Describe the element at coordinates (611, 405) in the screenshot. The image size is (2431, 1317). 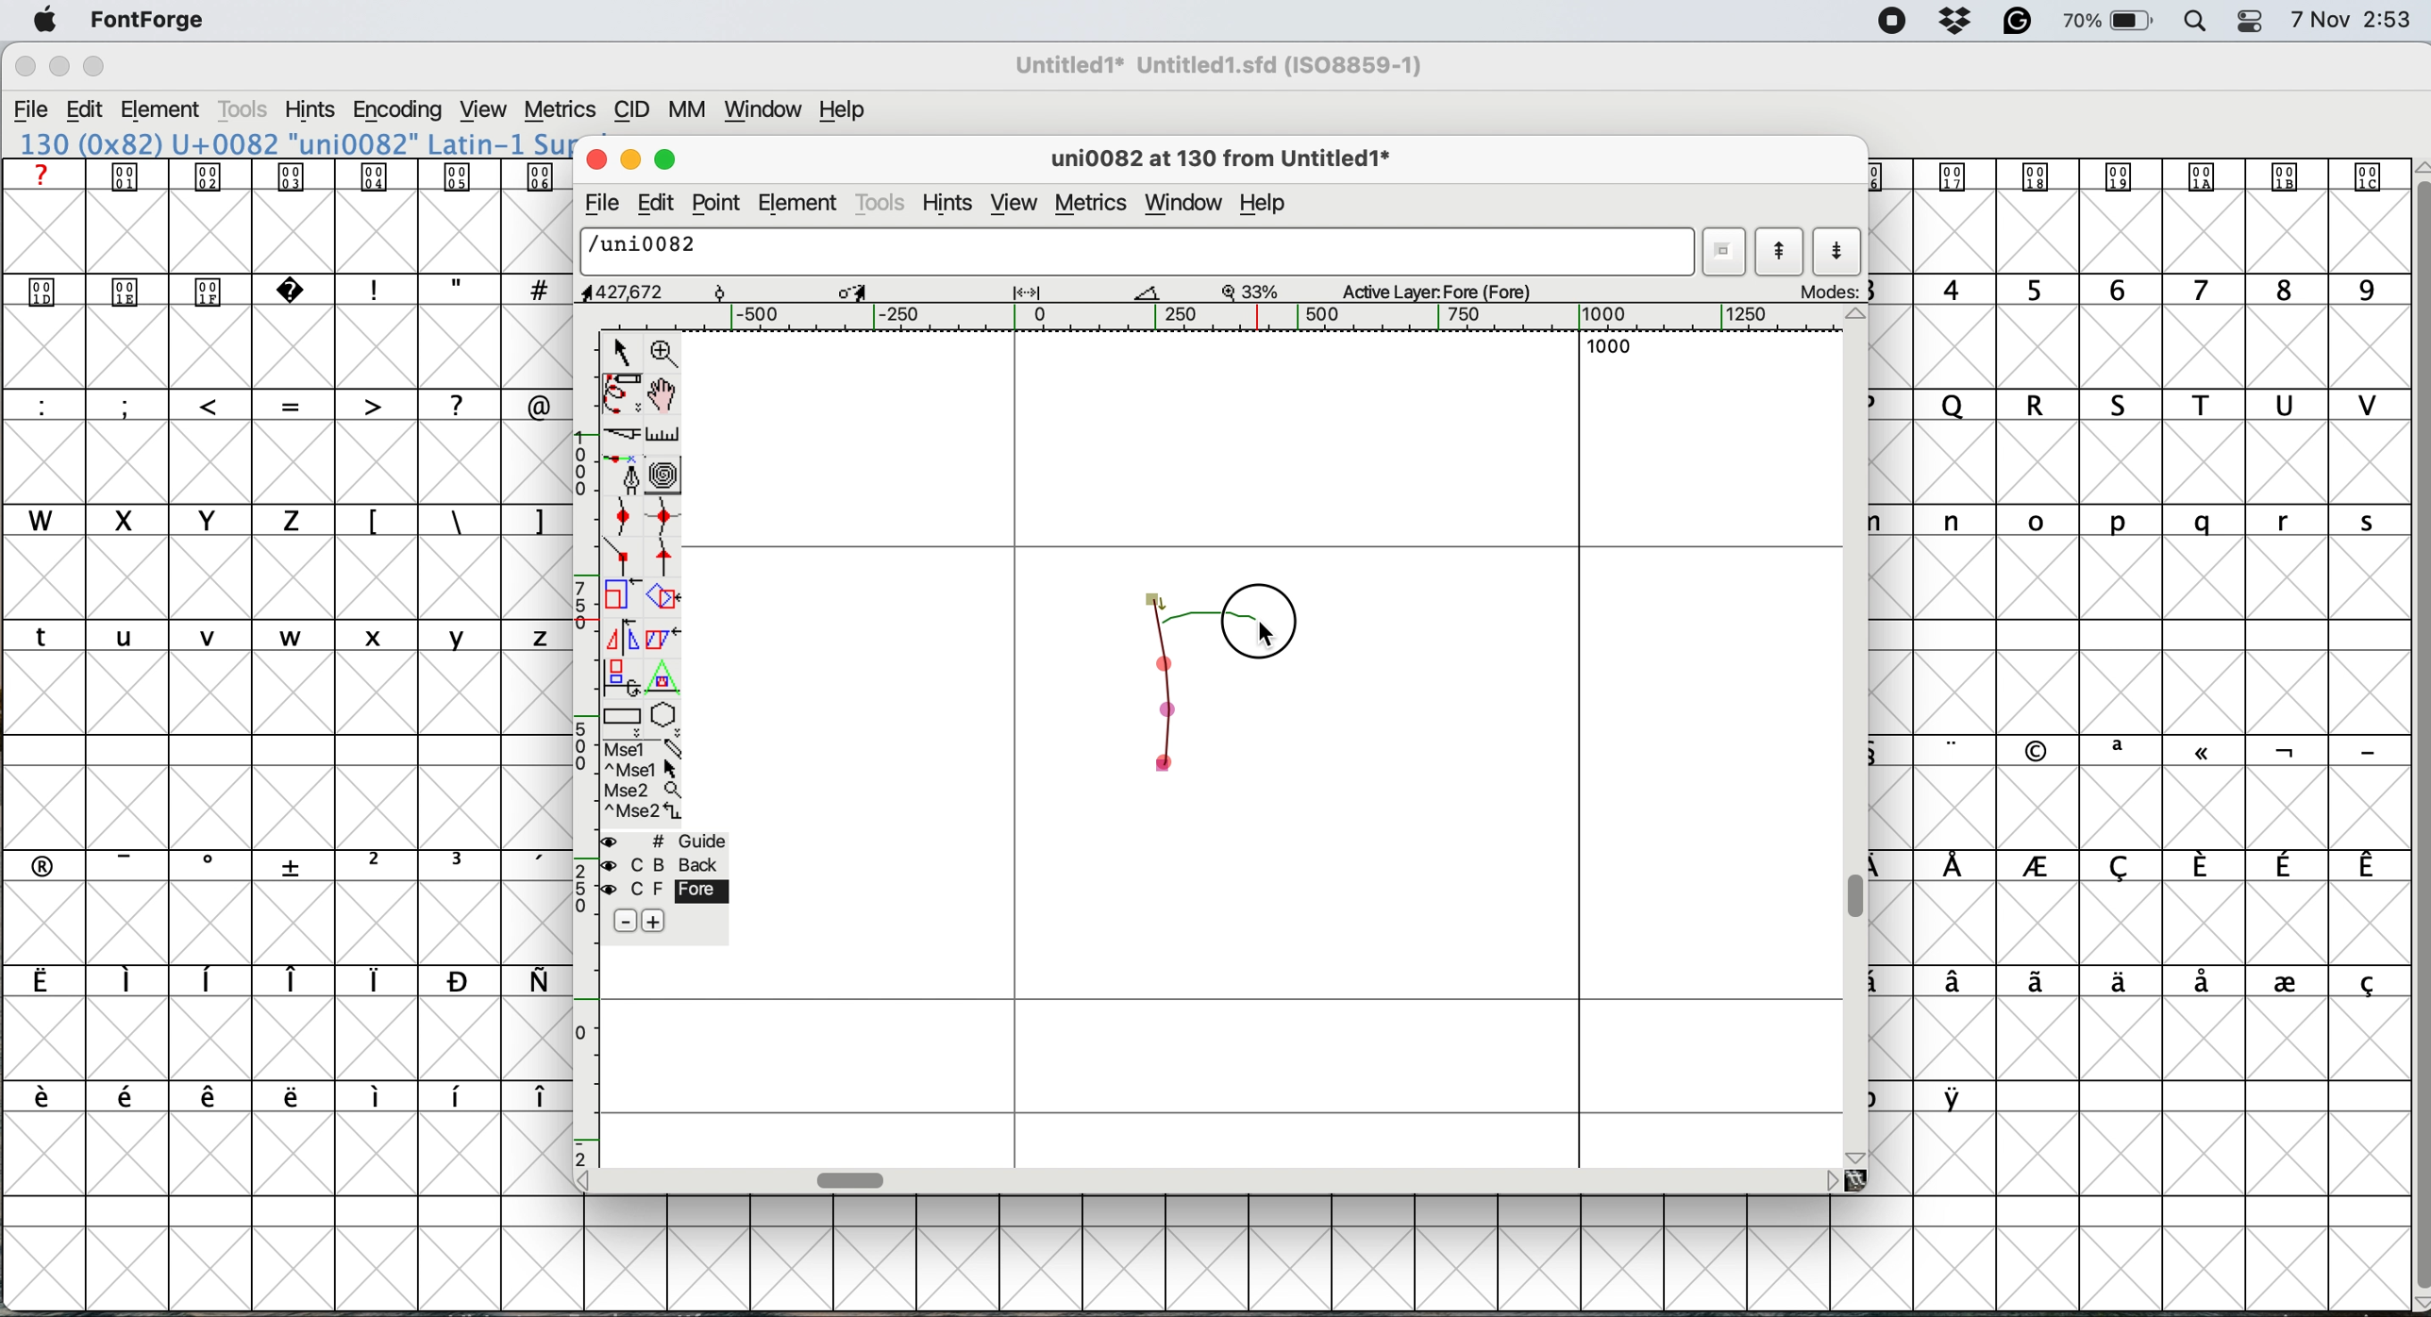
I see `uppercase letters` at that location.